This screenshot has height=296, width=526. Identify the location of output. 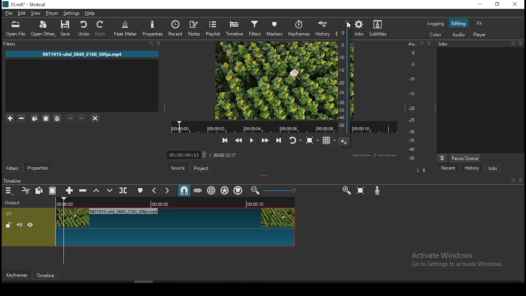
(14, 203).